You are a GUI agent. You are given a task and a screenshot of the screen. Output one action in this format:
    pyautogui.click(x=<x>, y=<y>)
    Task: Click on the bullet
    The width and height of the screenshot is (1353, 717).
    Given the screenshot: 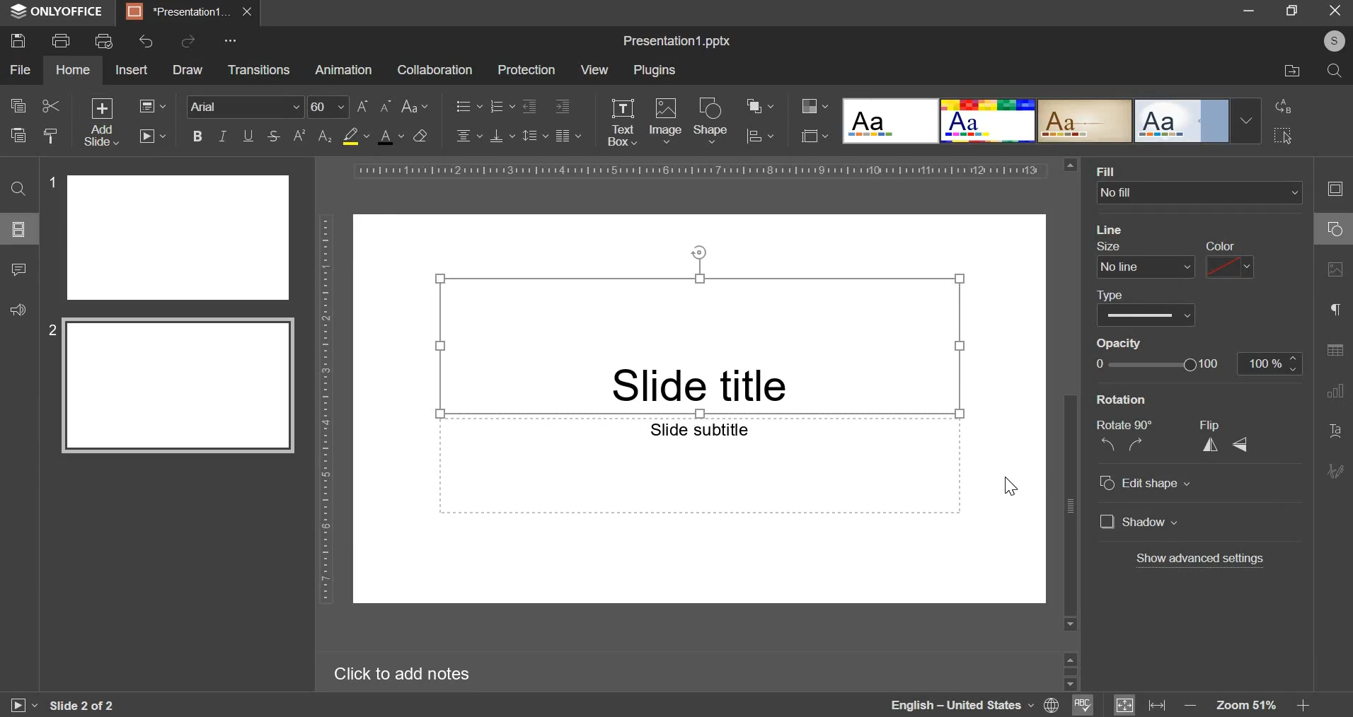 What is the action you would take?
    pyautogui.click(x=468, y=105)
    